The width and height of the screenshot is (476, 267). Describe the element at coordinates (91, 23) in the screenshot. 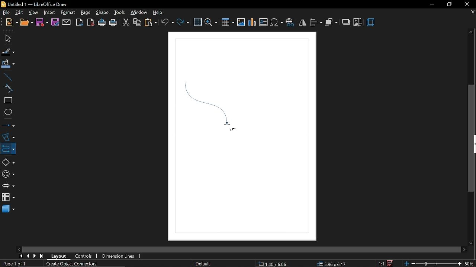

I see `export as pdf` at that location.